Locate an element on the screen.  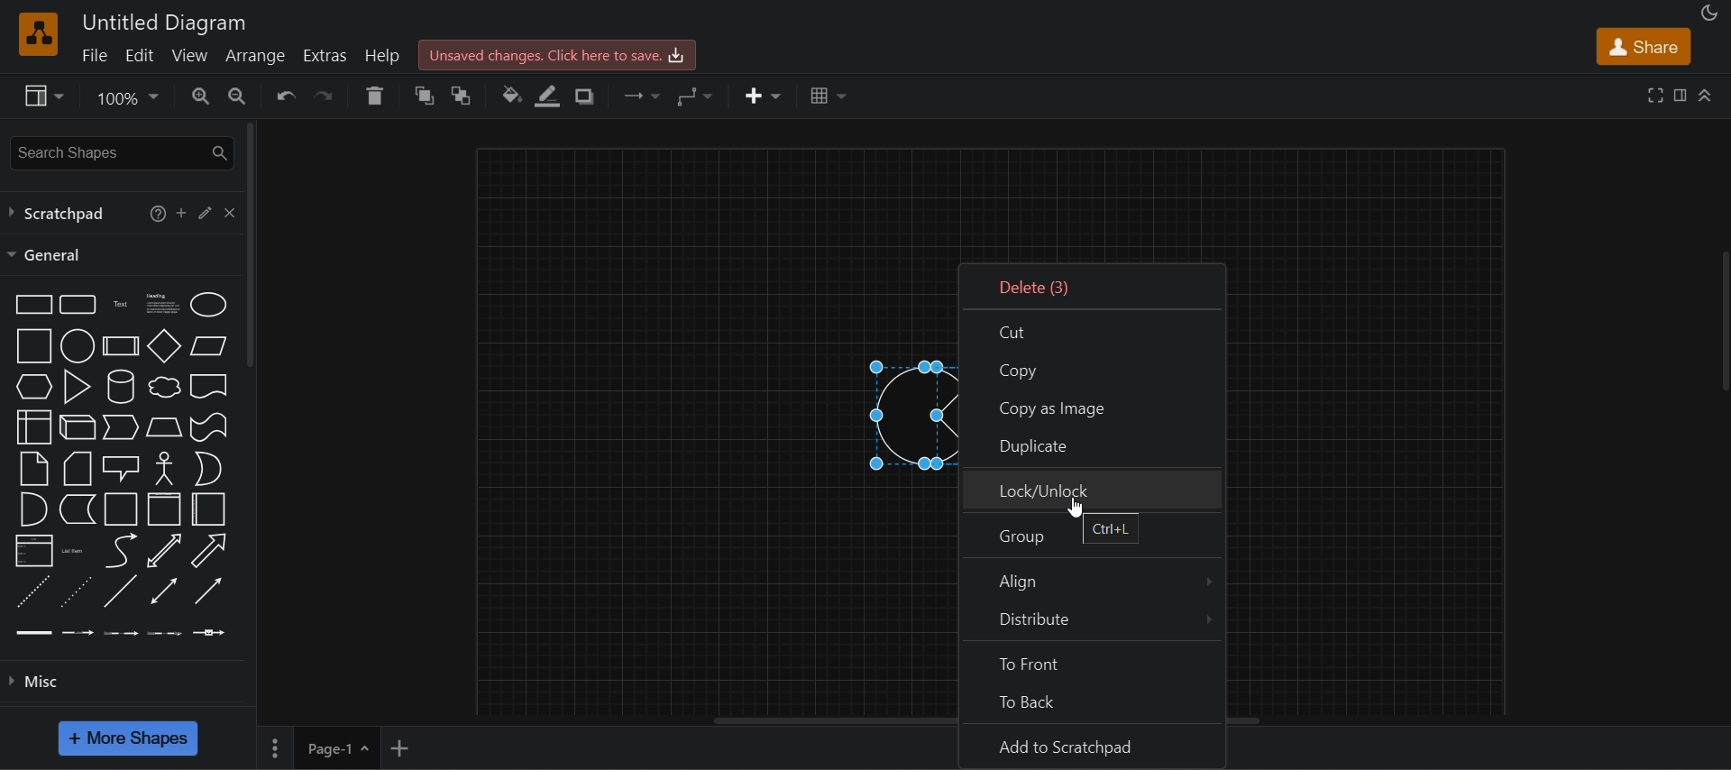
to back is located at coordinates (1094, 696).